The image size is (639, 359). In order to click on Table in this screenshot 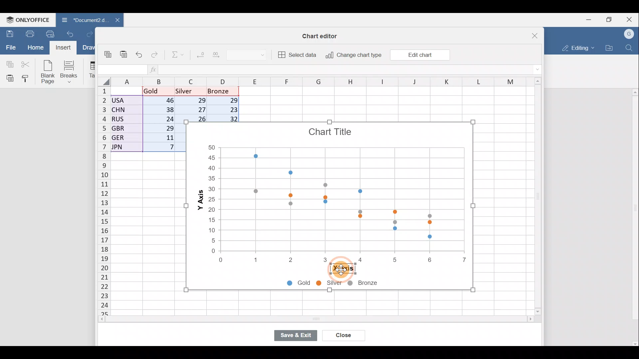, I will do `click(91, 70)`.